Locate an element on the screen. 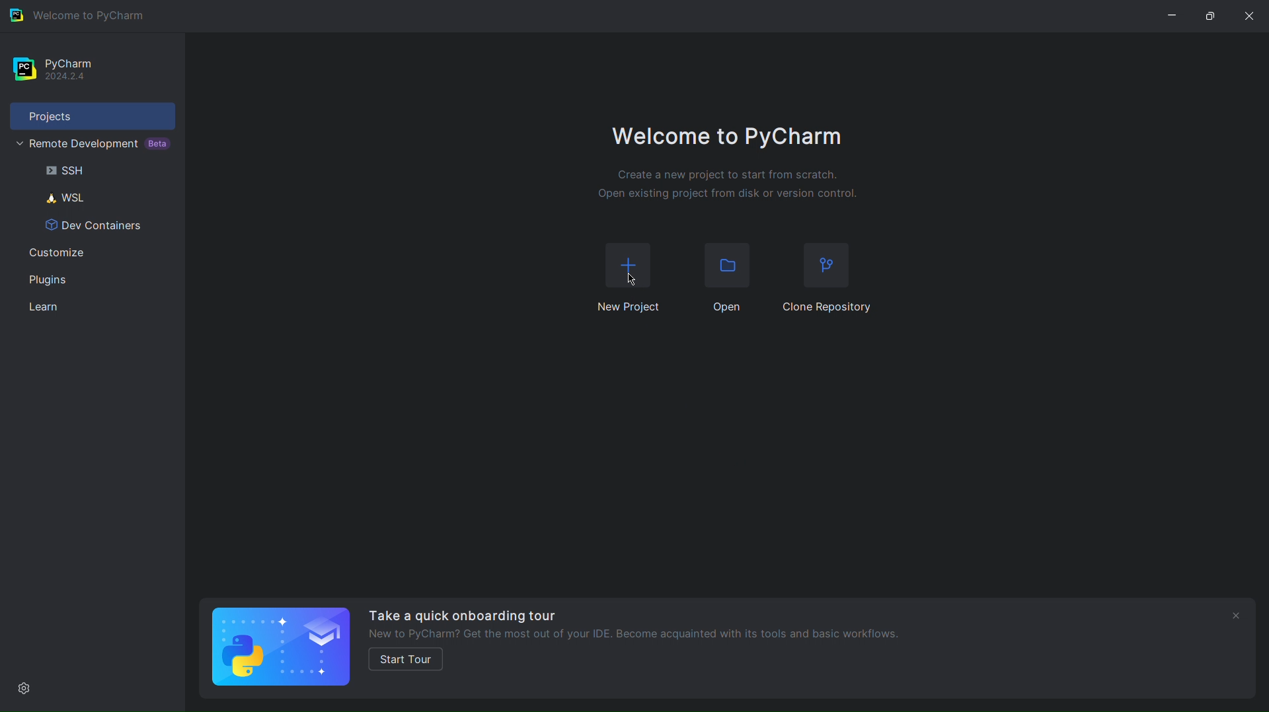  Remote Development is located at coordinates (91, 148).